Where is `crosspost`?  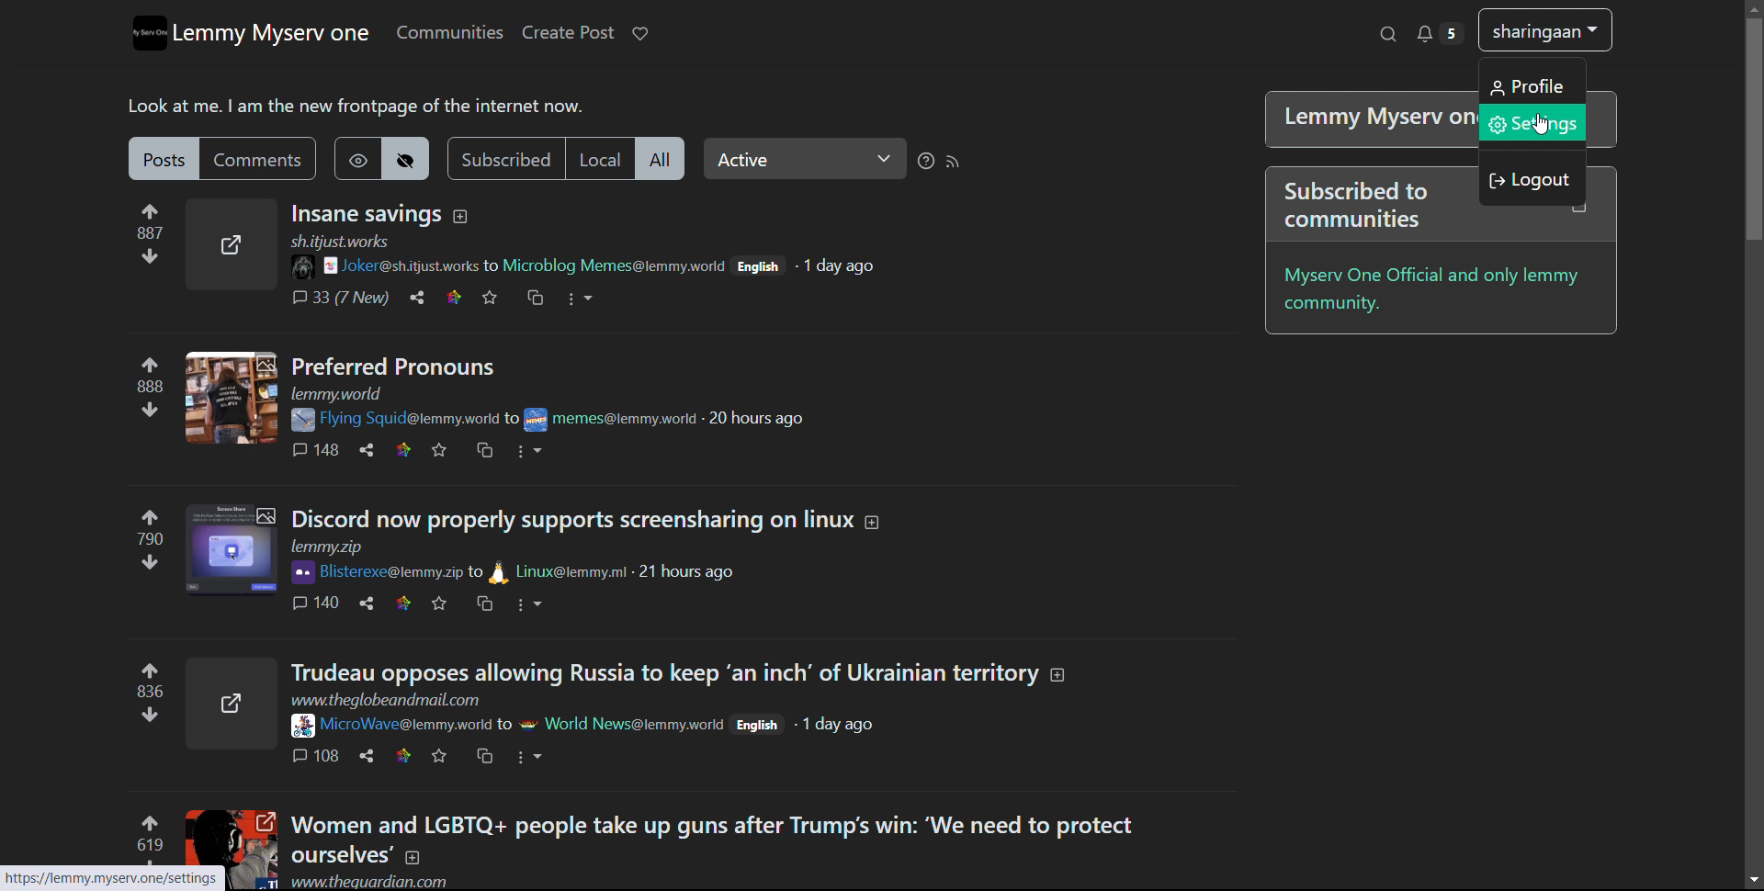
crosspost is located at coordinates (483, 756).